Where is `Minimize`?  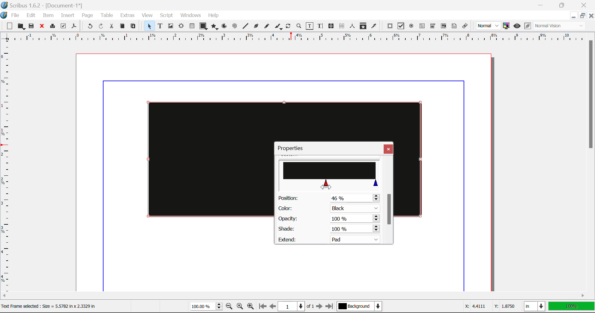 Minimize is located at coordinates (582, 15).